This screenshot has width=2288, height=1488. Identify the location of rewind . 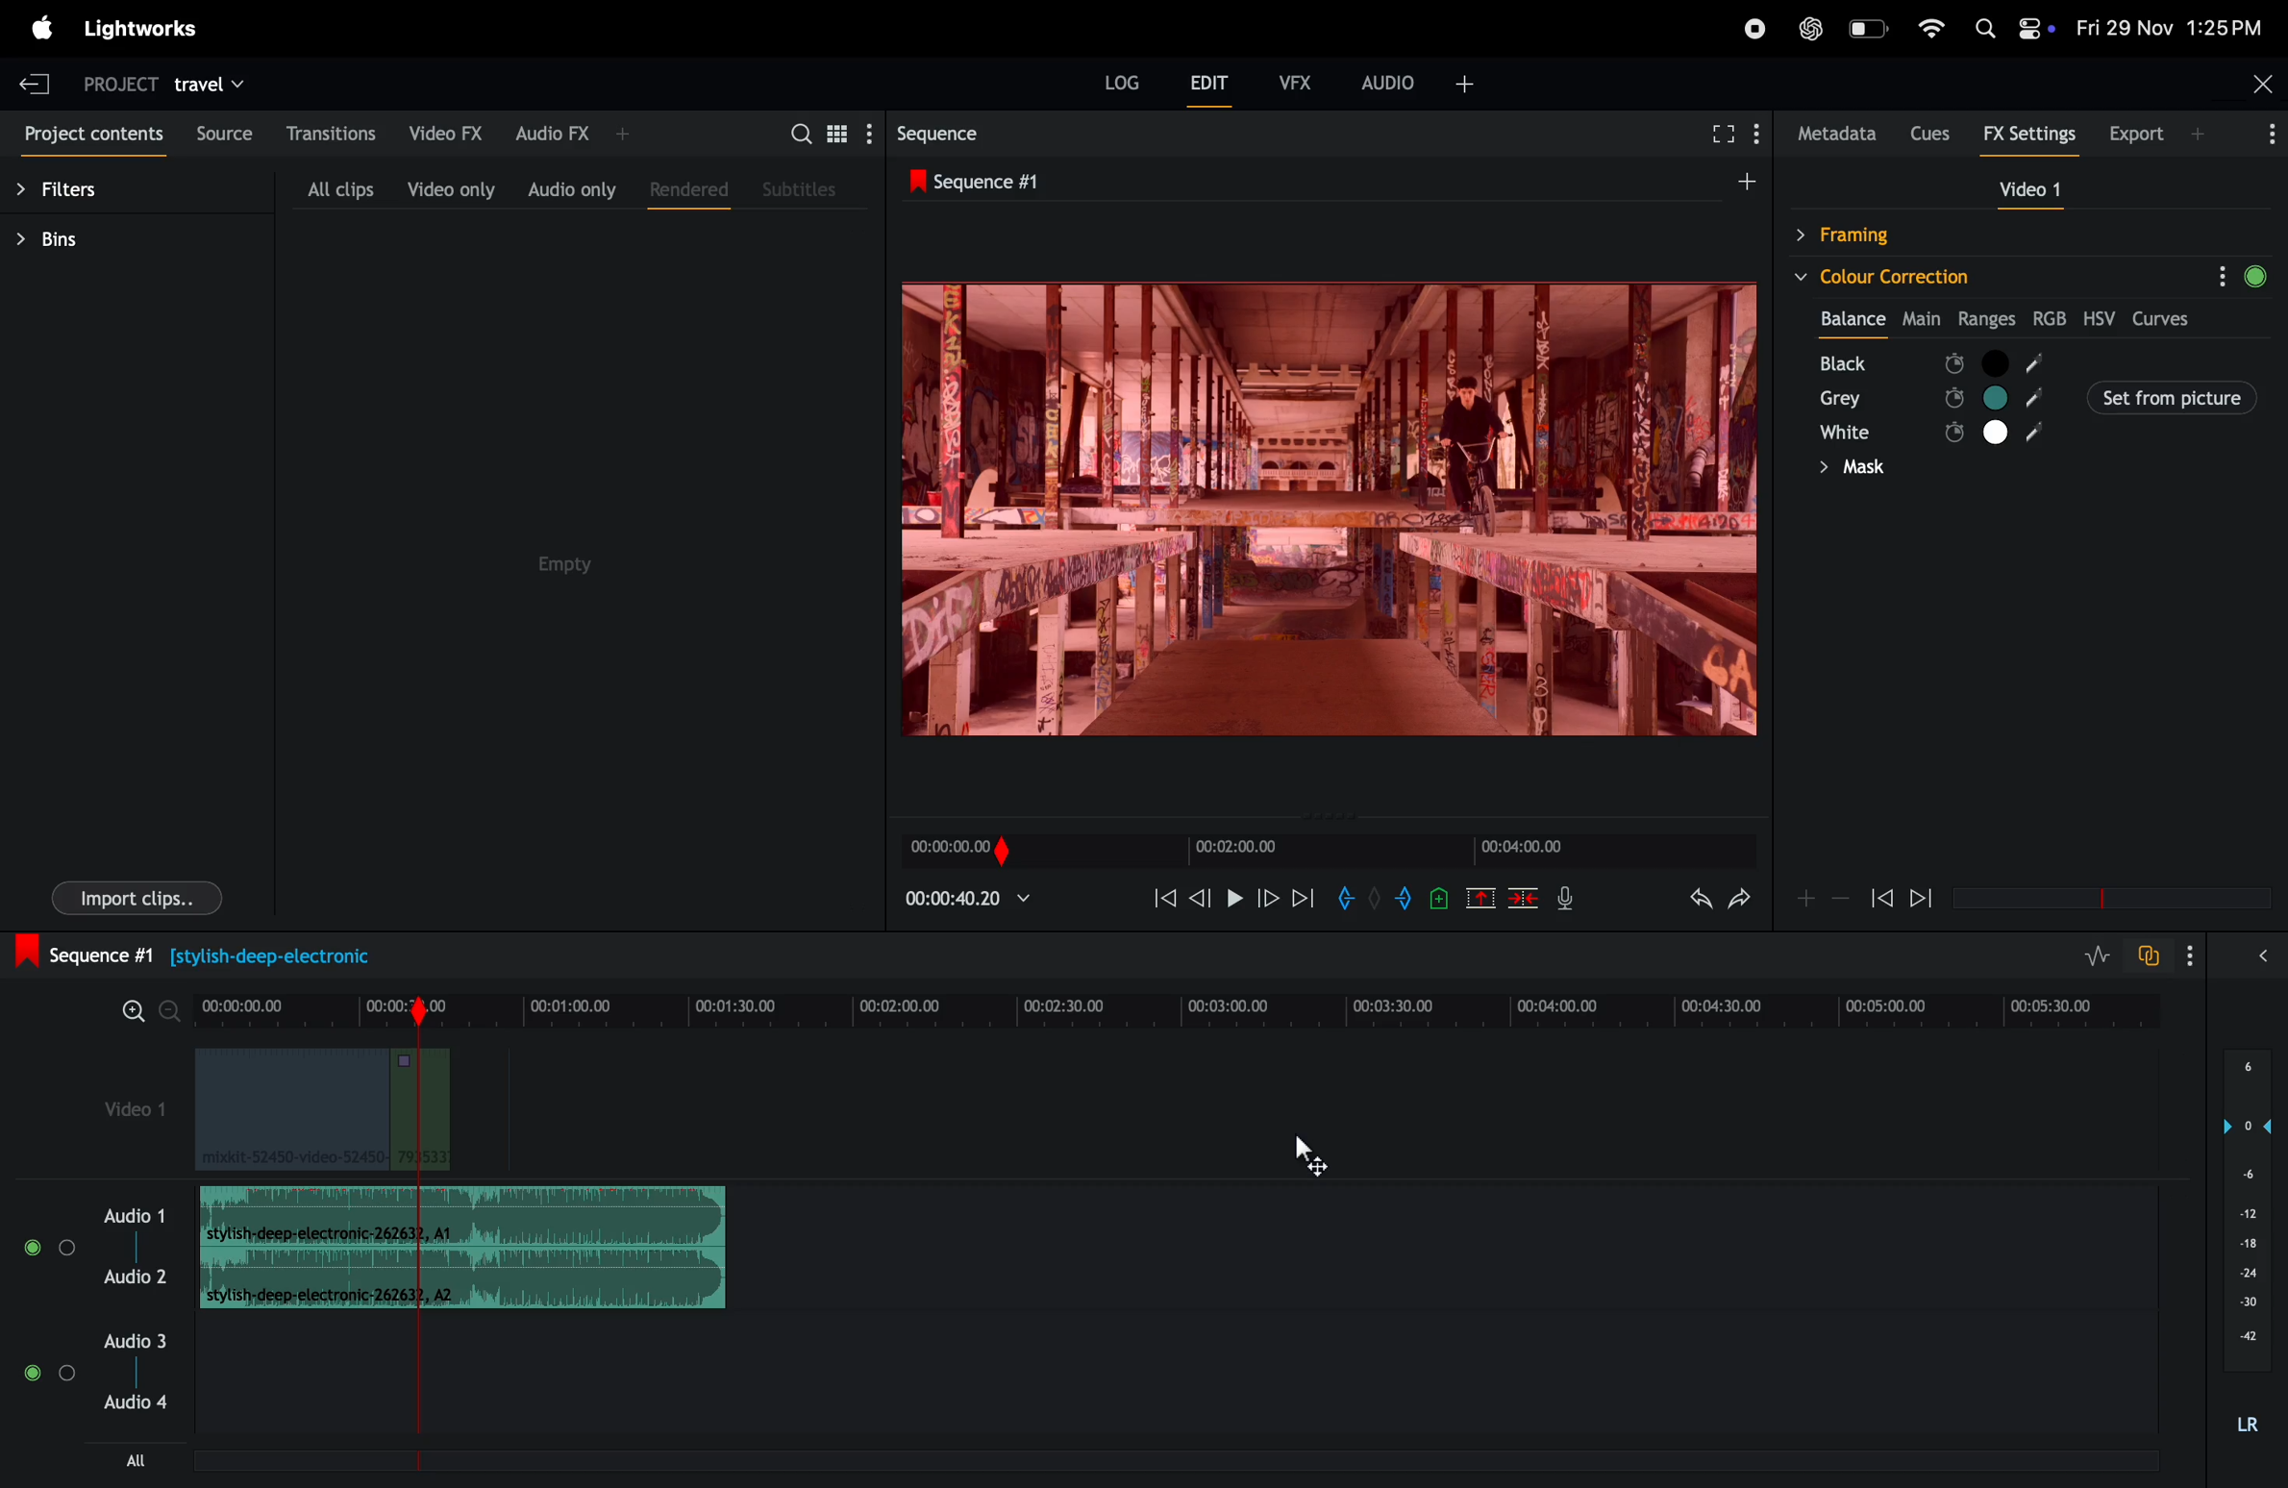
(1163, 898).